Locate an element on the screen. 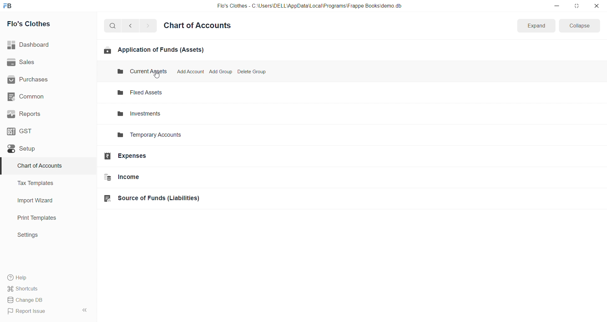 The width and height of the screenshot is (607, 322). Reports is located at coordinates (45, 114).